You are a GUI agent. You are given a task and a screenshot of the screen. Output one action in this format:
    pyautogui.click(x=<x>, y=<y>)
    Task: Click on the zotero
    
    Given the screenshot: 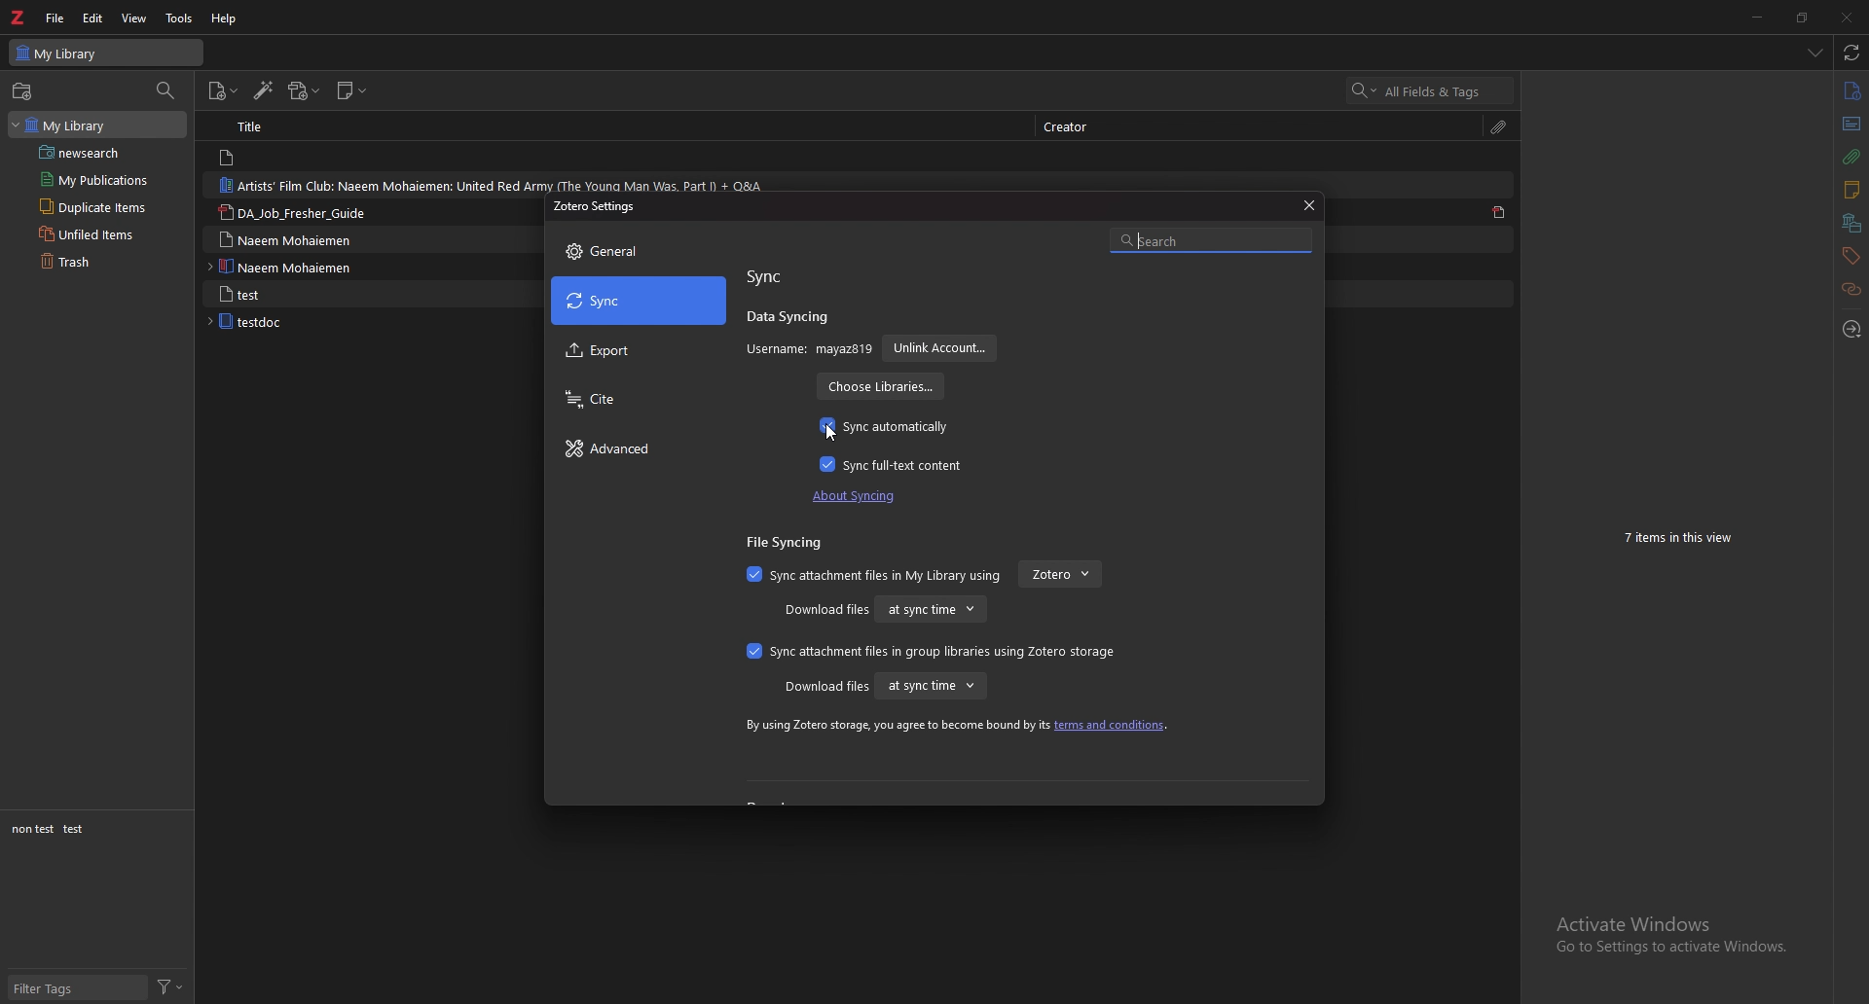 What is the action you would take?
    pyautogui.click(x=18, y=18)
    